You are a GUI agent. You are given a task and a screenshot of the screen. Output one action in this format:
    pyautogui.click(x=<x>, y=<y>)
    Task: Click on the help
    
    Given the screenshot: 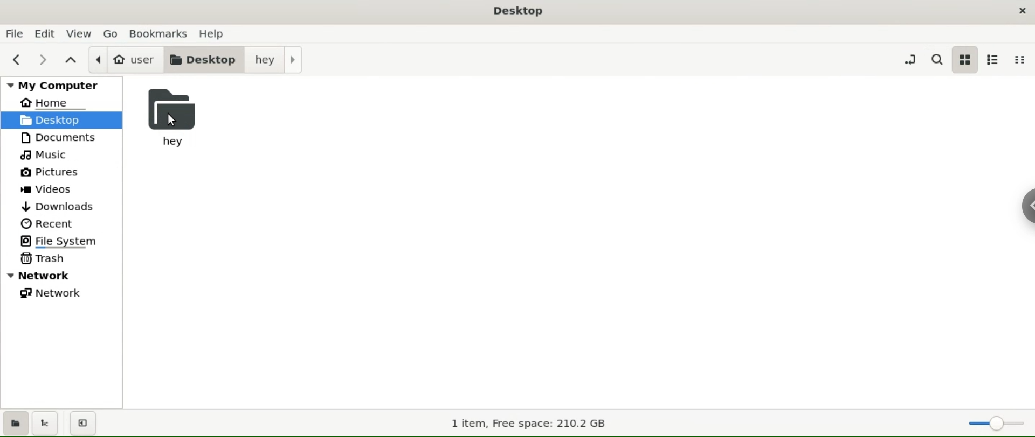 What is the action you would take?
    pyautogui.click(x=211, y=33)
    